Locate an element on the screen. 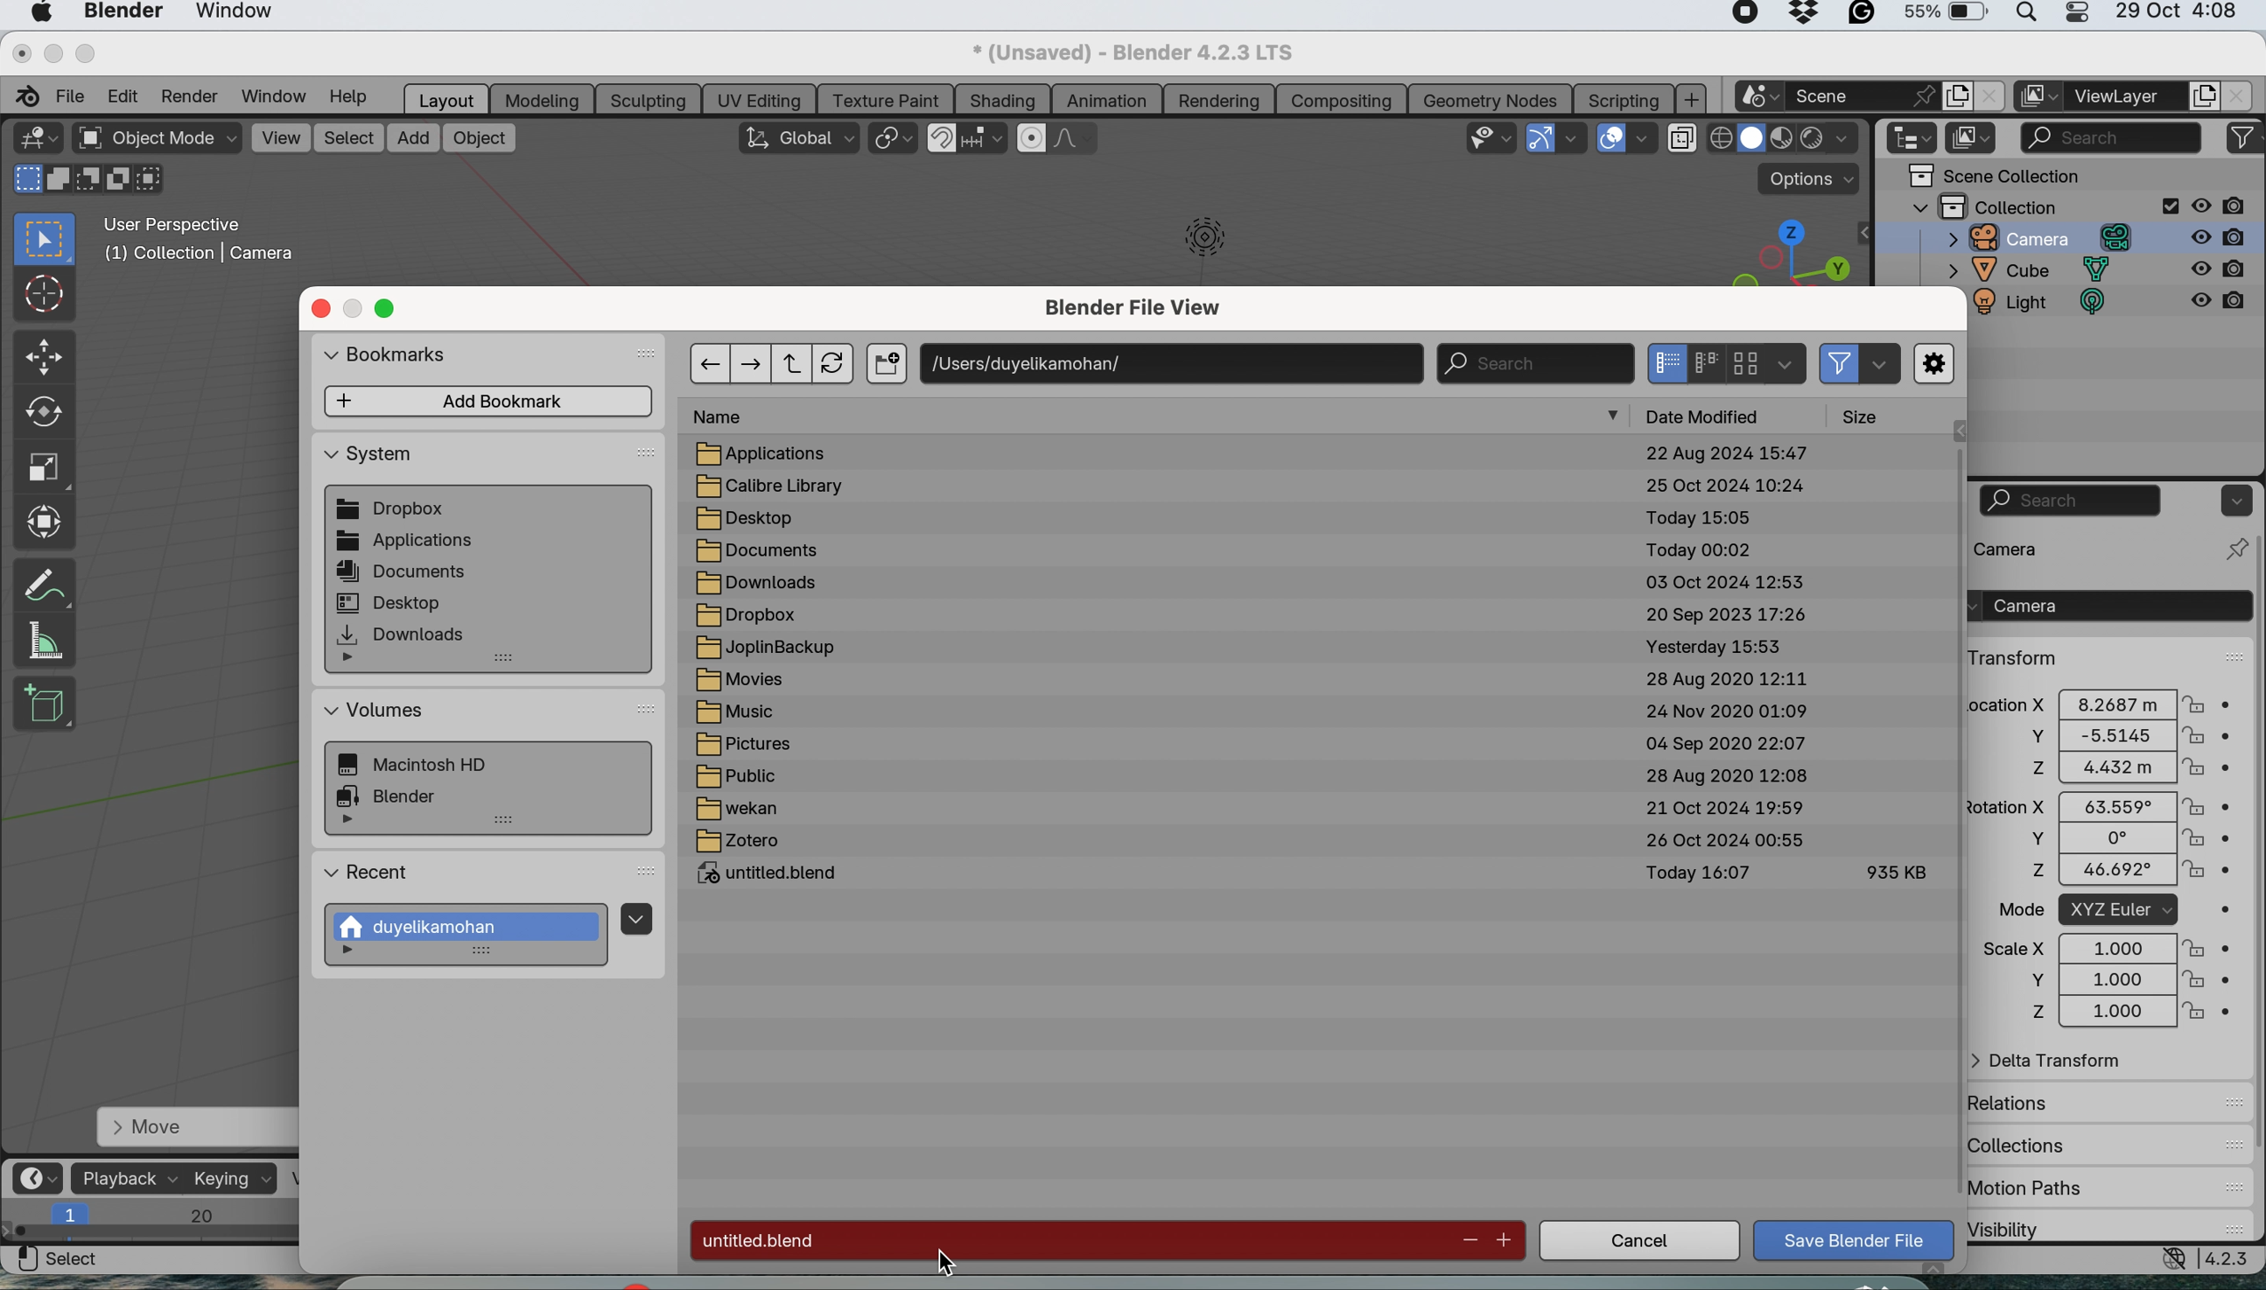 The width and height of the screenshot is (2266, 1290). blender is located at coordinates (120, 14).